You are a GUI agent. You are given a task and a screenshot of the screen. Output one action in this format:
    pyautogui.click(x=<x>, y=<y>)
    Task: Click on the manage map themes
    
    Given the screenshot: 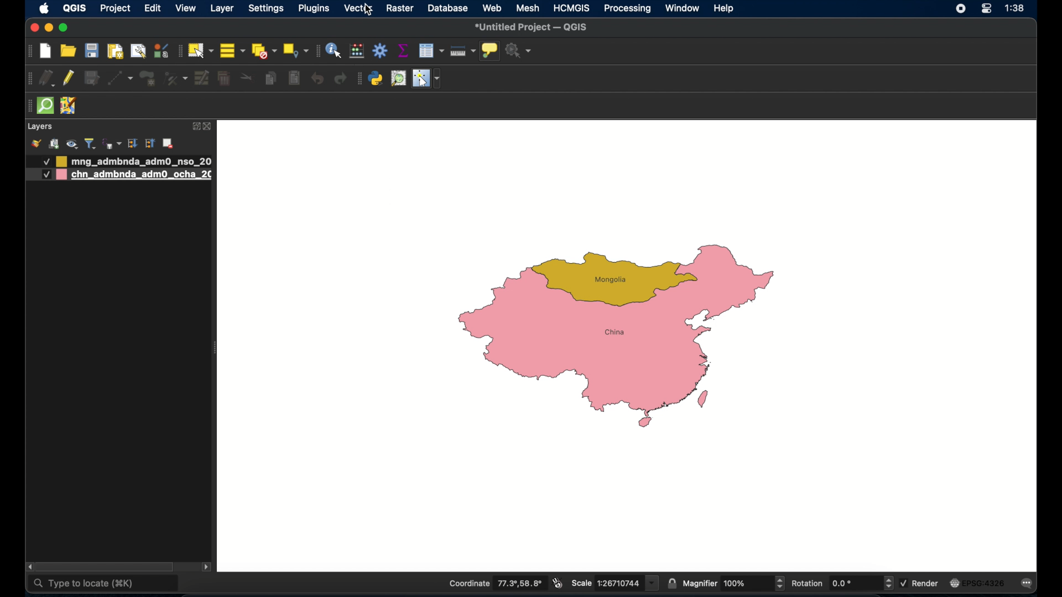 What is the action you would take?
    pyautogui.click(x=71, y=144)
    